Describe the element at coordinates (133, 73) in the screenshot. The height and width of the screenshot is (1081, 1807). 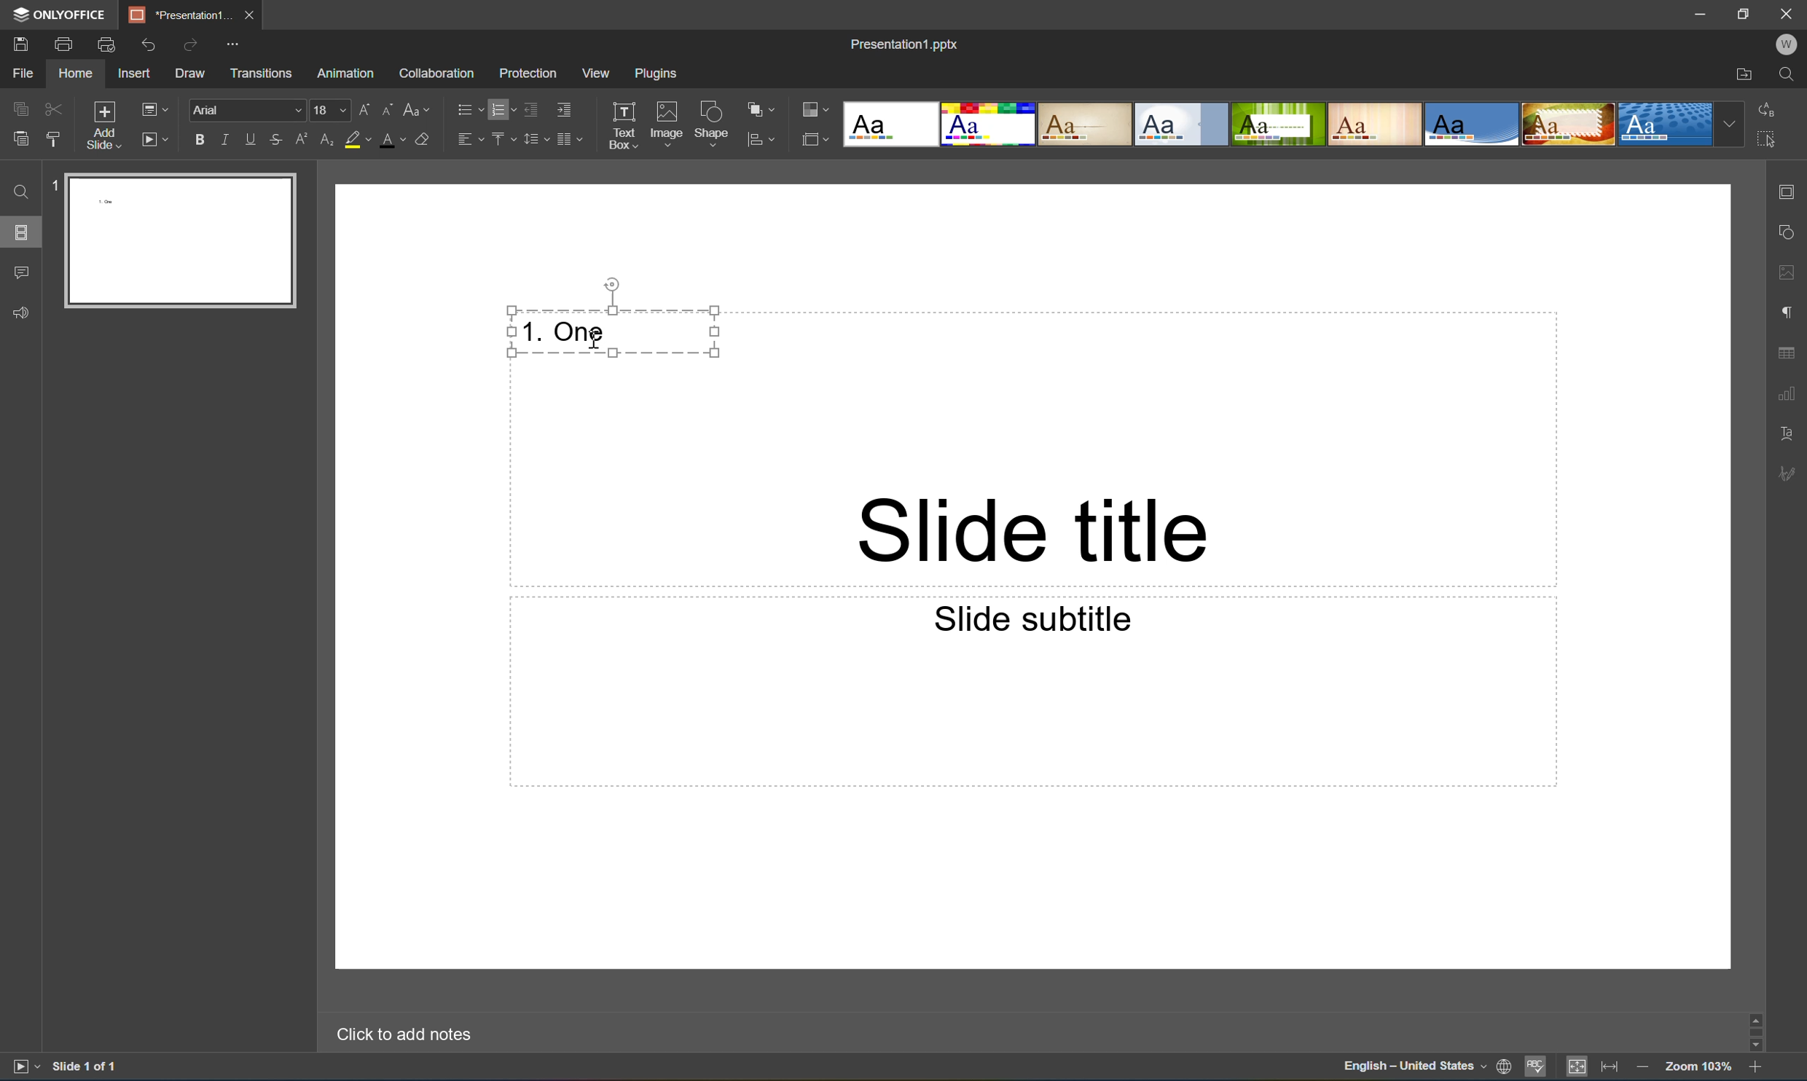
I see `Insert` at that location.